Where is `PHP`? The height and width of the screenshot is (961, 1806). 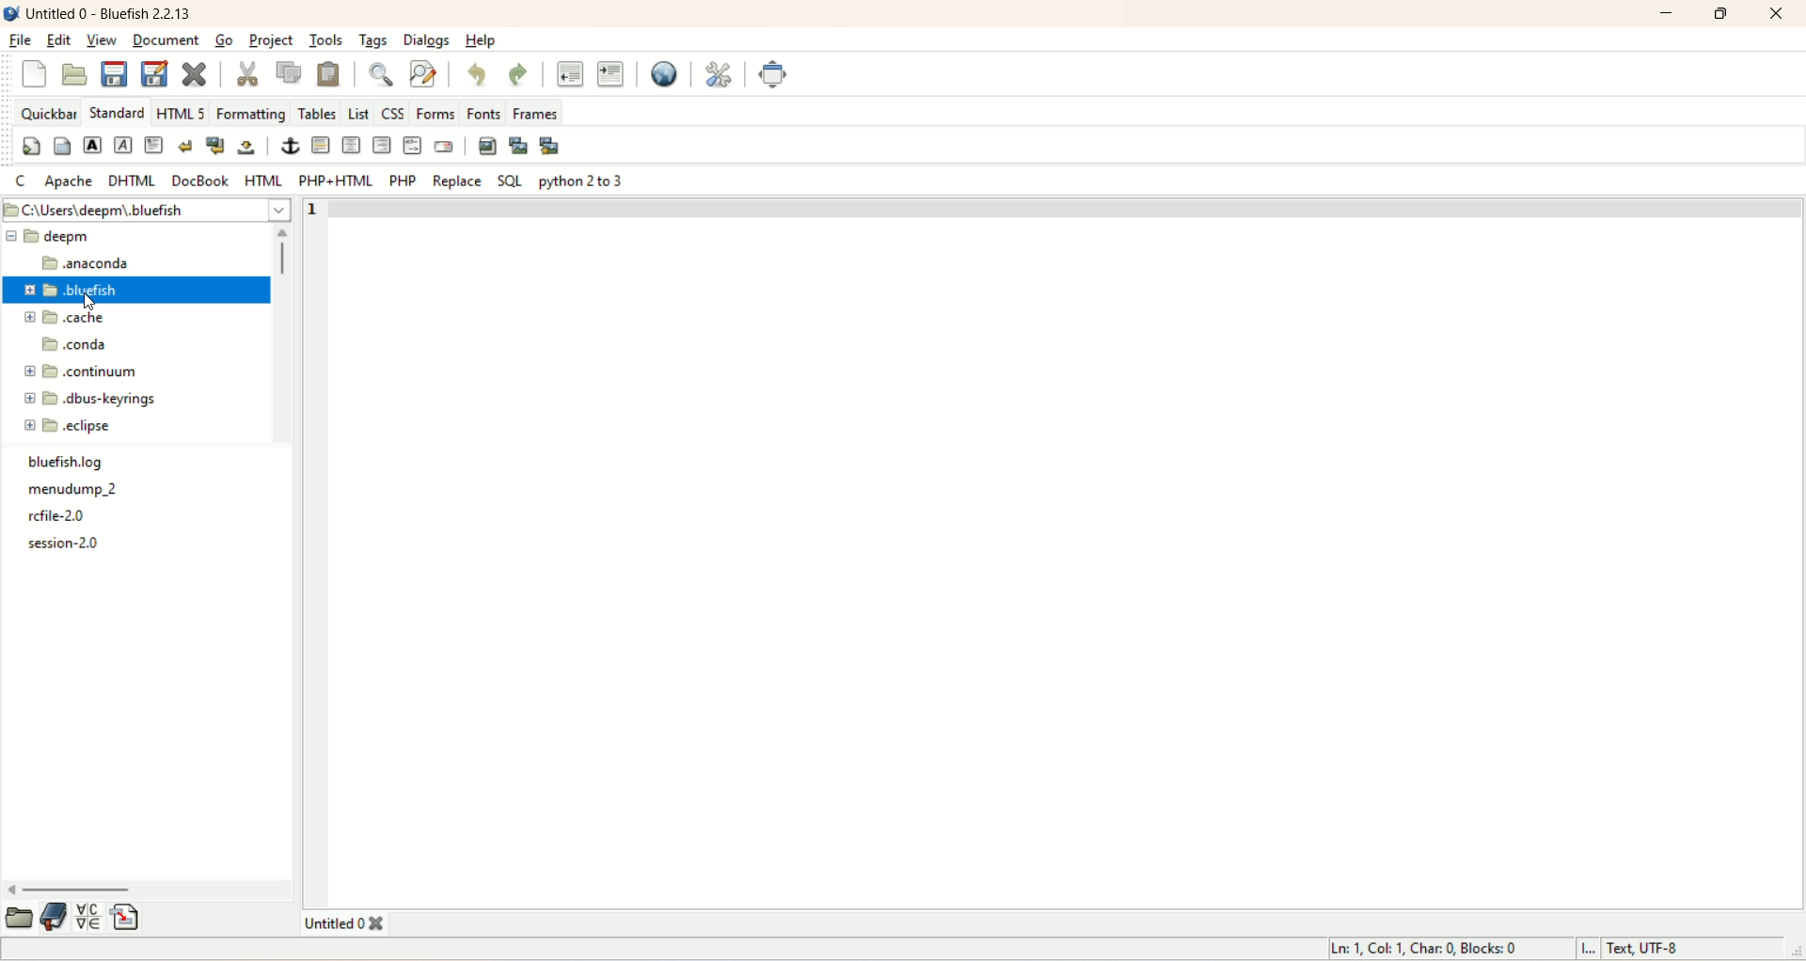 PHP is located at coordinates (404, 179).